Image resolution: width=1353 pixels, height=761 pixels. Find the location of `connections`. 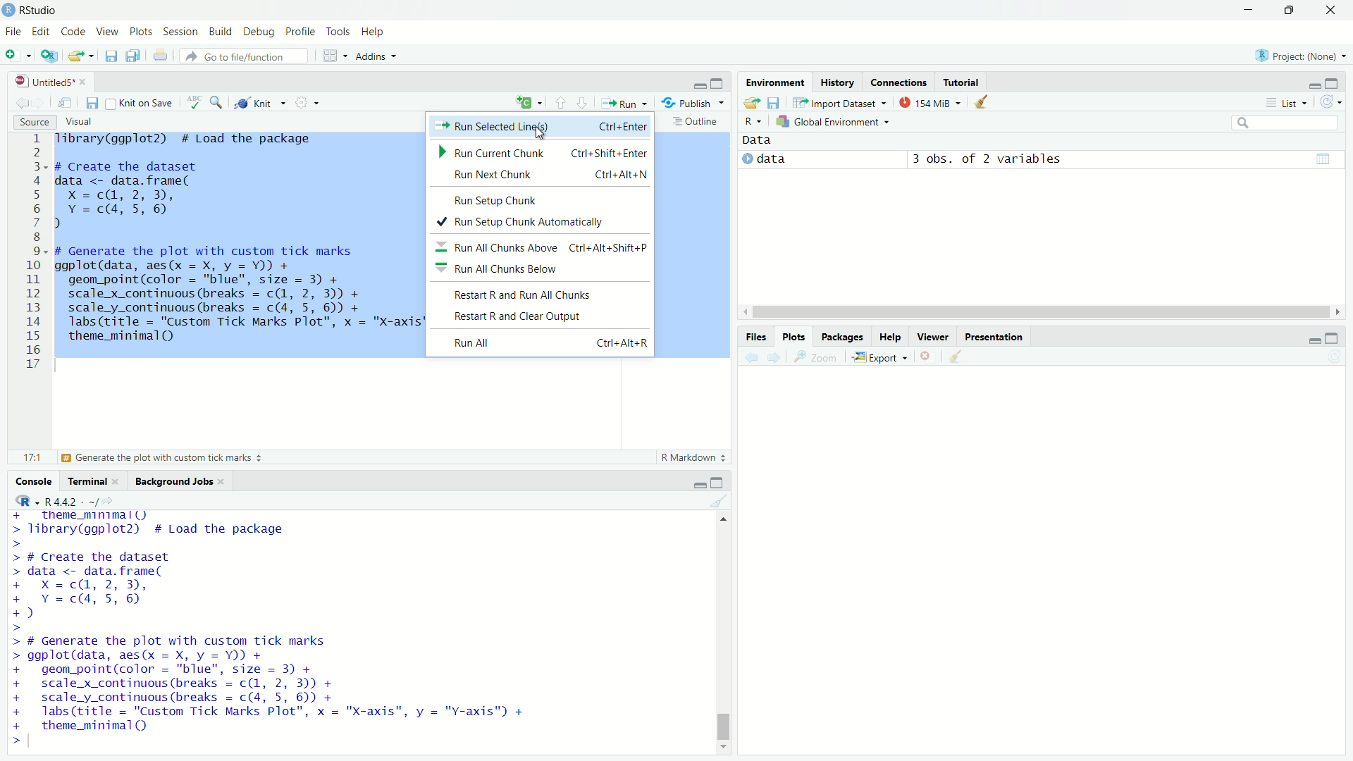

connections is located at coordinates (898, 82).